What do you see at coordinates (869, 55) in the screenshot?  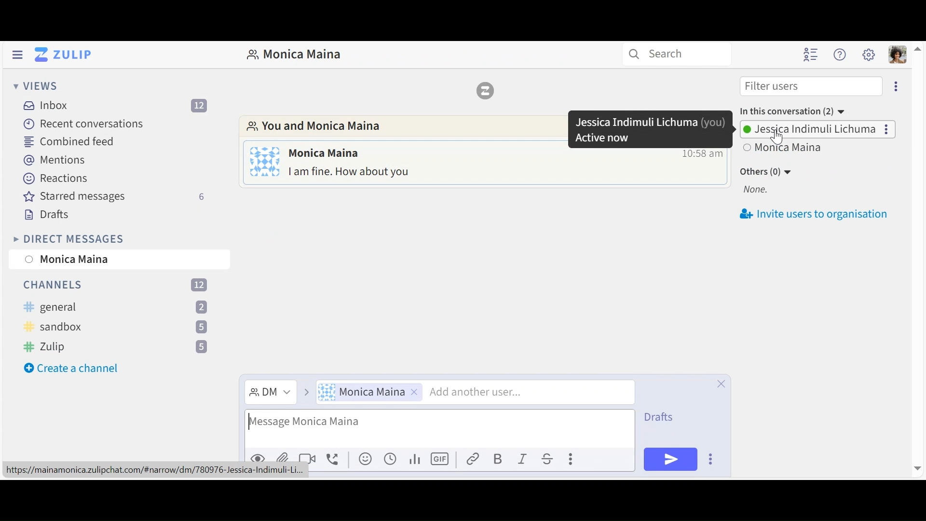 I see `Main user` at bounding box center [869, 55].